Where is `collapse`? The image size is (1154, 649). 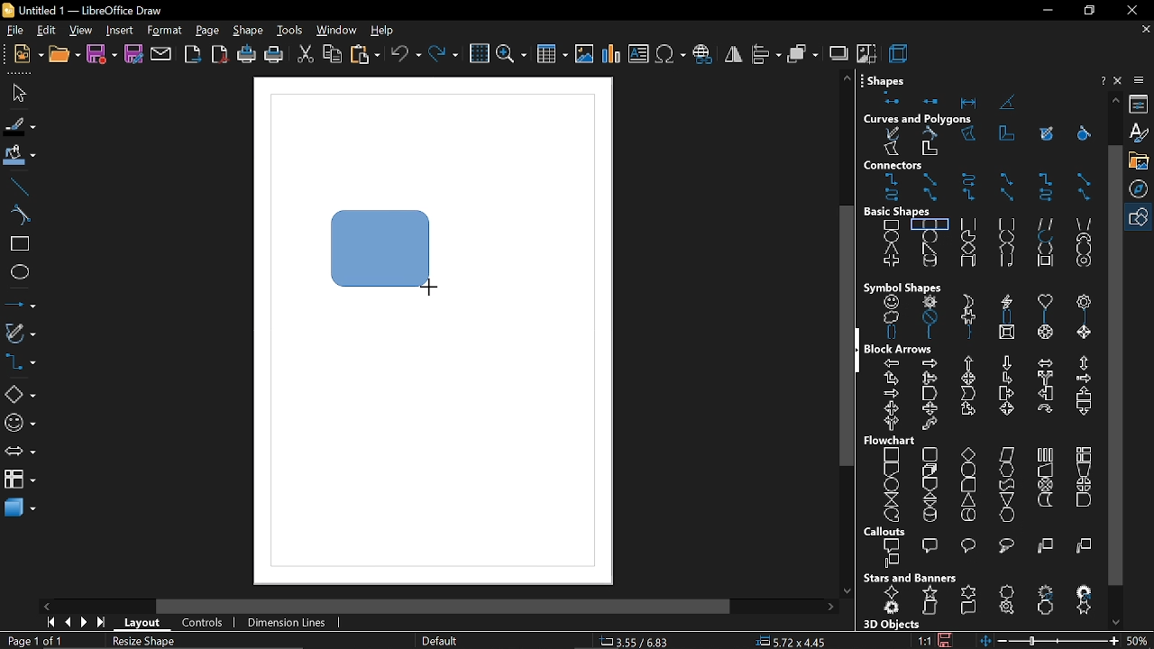 collapse is located at coordinates (860, 351).